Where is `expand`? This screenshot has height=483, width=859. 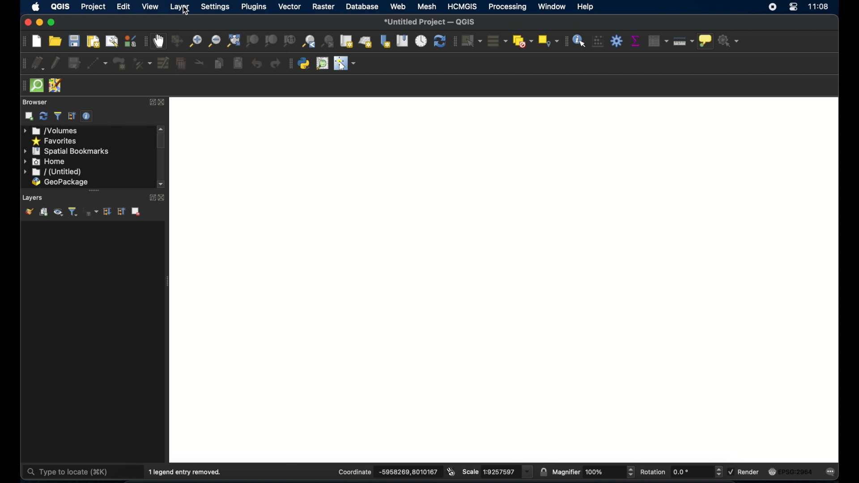 expand is located at coordinates (152, 102).